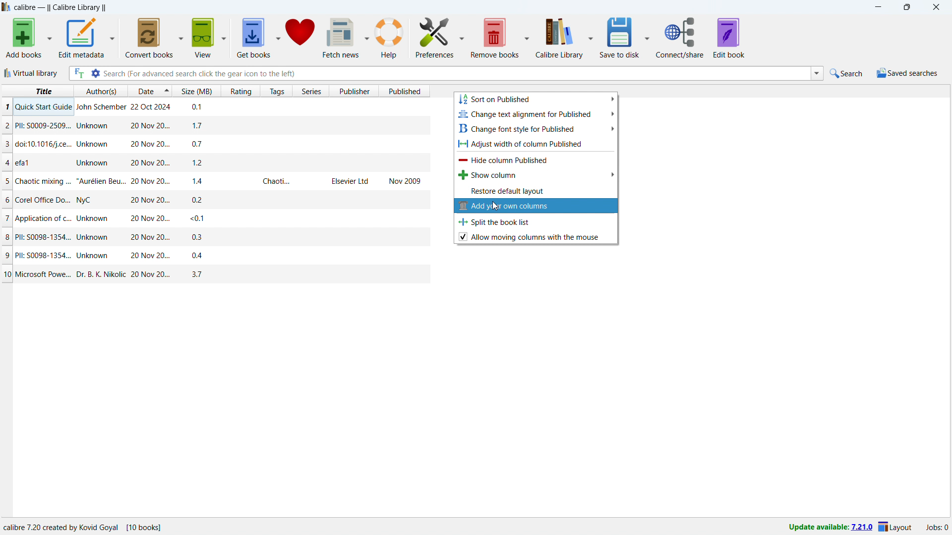 This screenshot has height=535, width=952. Describe the element at coordinates (253, 38) in the screenshot. I see `get books` at that location.